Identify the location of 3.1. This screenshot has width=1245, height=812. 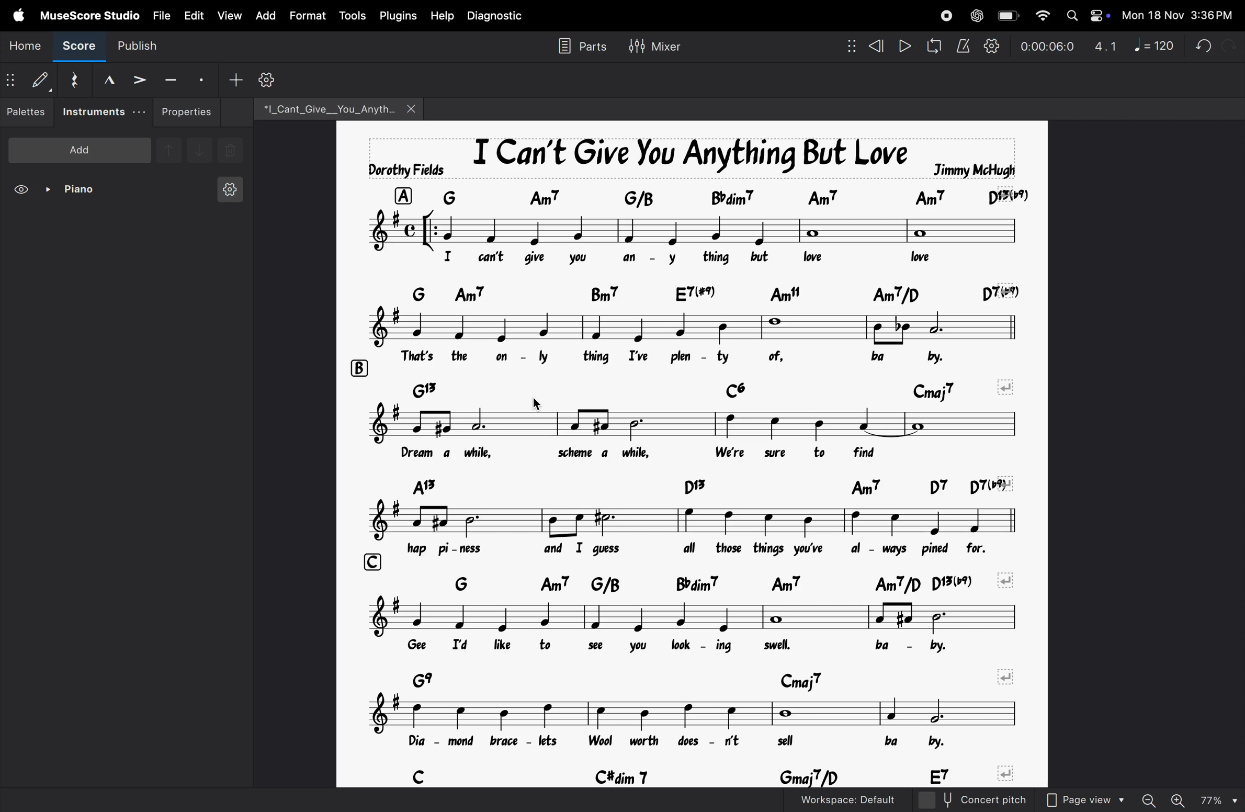
(1103, 44).